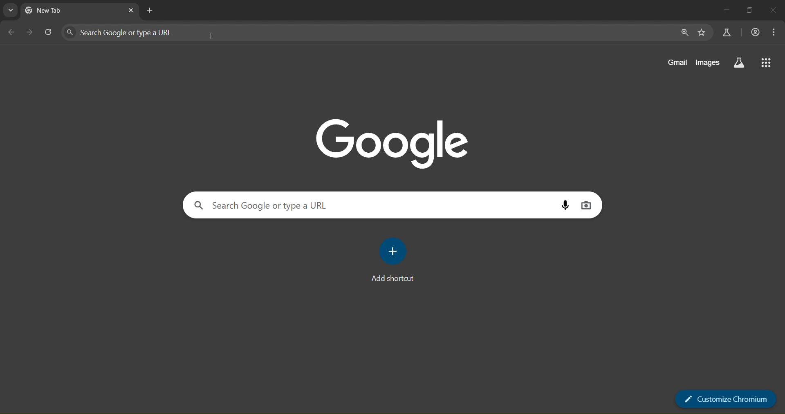  What do you see at coordinates (212, 38) in the screenshot?
I see `cursor` at bounding box center [212, 38].